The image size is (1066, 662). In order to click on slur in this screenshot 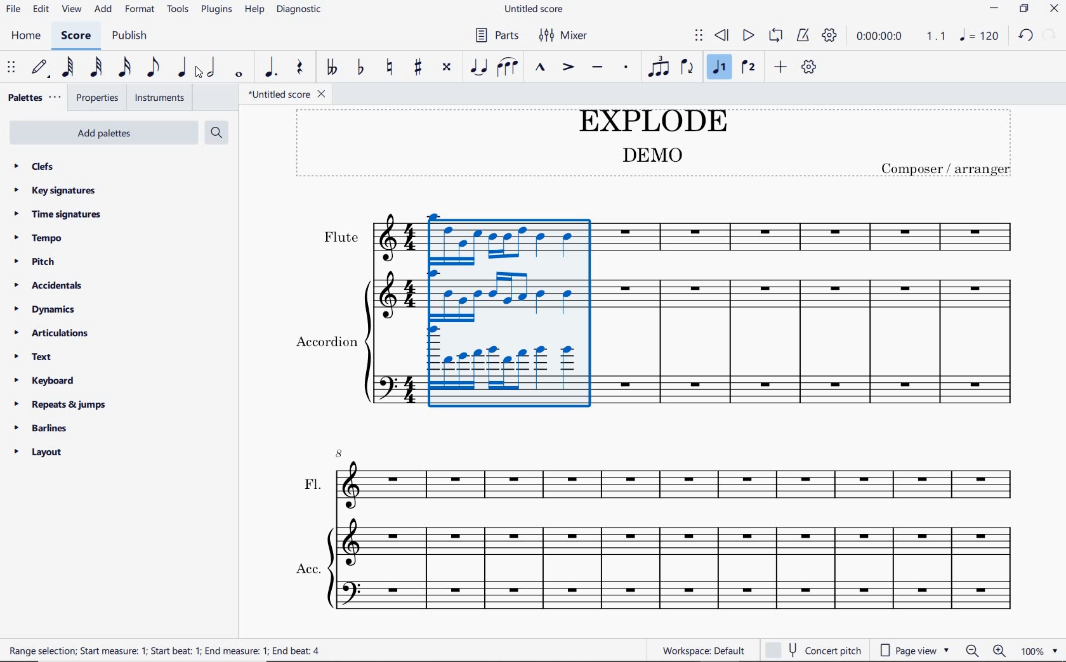, I will do `click(508, 67)`.